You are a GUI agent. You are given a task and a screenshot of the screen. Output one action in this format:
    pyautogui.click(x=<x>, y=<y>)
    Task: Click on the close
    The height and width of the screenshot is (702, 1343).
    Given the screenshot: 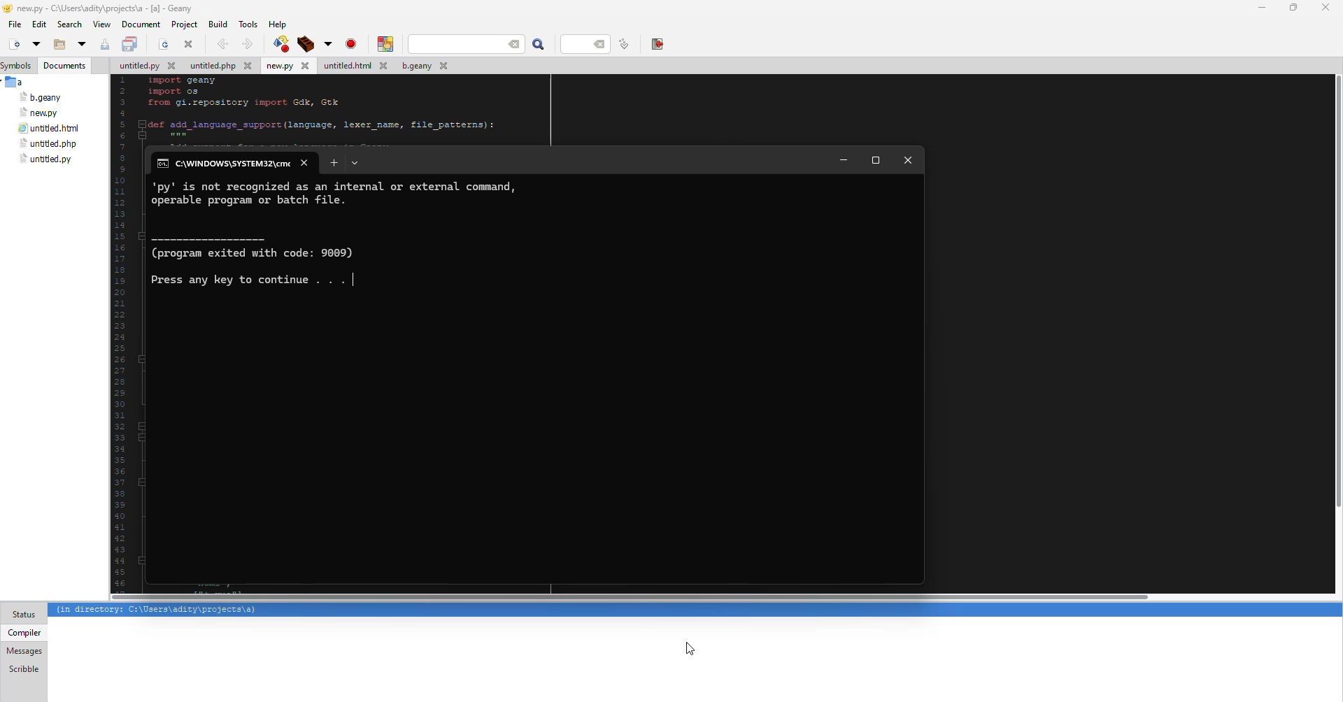 What is the action you would take?
    pyautogui.click(x=908, y=160)
    